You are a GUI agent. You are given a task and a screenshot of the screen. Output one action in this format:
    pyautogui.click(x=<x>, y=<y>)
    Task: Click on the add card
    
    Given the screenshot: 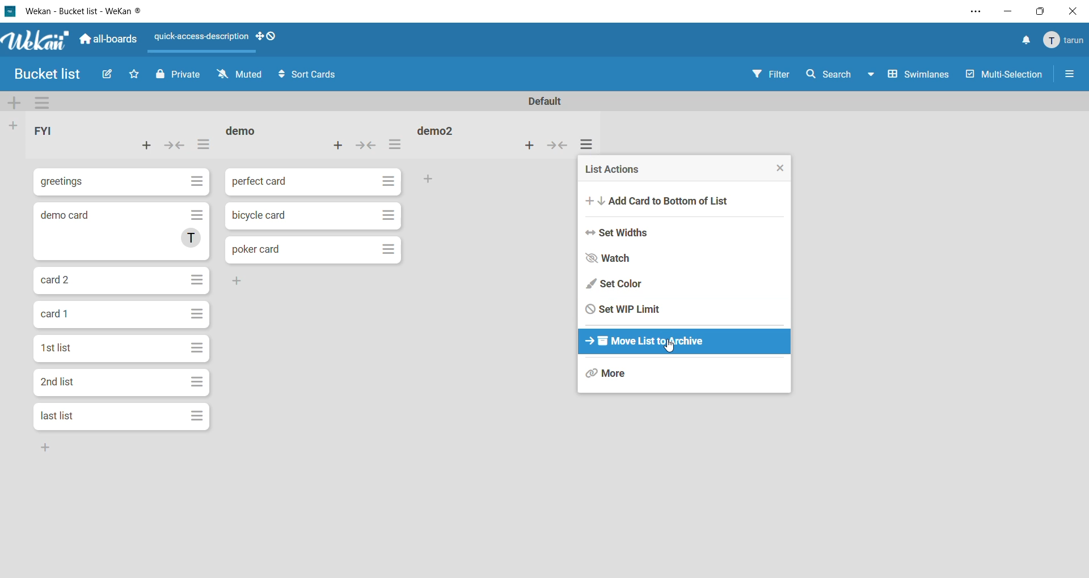 What is the action you would take?
    pyautogui.click(x=336, y=150)
    